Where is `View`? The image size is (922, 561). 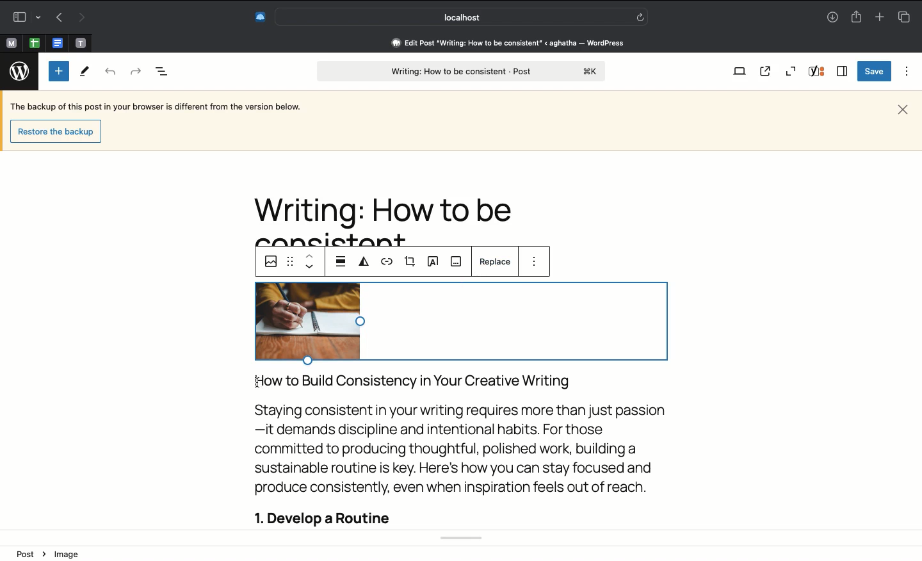
View is located at coordinates (737, 72).